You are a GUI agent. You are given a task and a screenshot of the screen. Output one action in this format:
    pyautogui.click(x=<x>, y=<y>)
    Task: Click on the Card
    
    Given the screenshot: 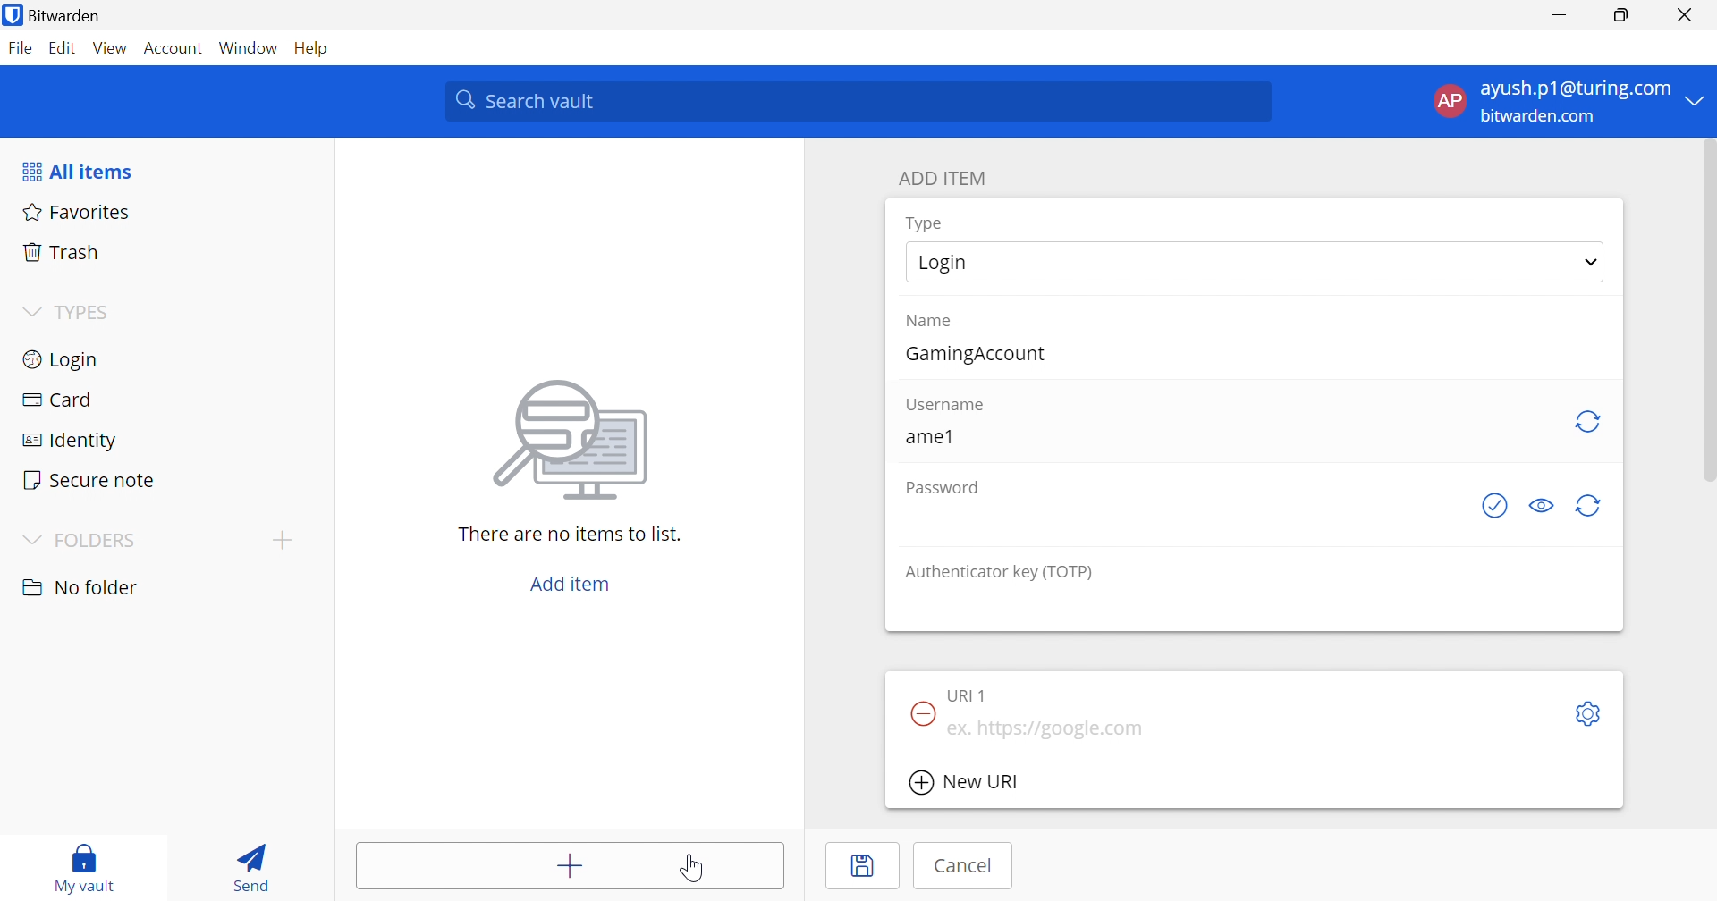 What is the action you would take?
    pyautogui.click(x=60, y=401)
    